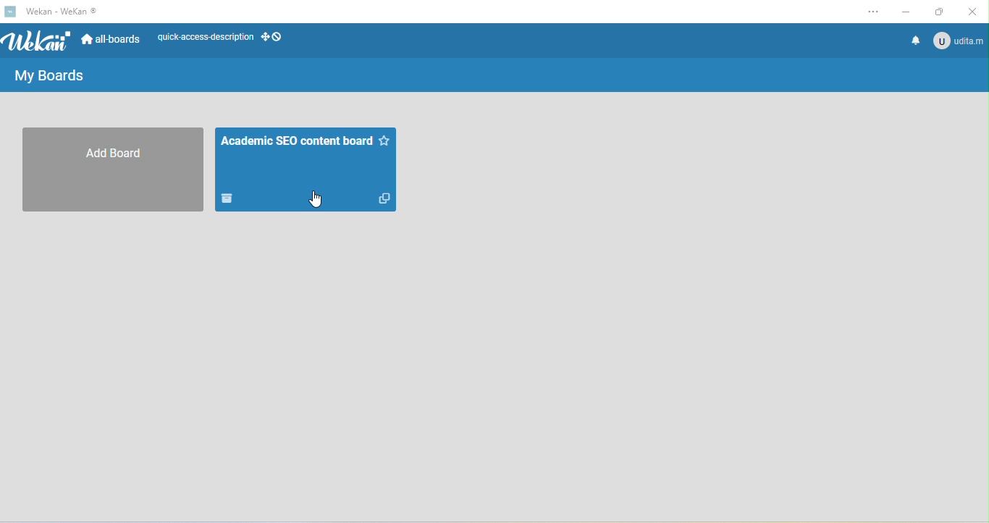 The width and height of the screenshot is (989, 523). Describe the element at coordinates (315, 199) in the screenshot. I see `cursor ` at that location.